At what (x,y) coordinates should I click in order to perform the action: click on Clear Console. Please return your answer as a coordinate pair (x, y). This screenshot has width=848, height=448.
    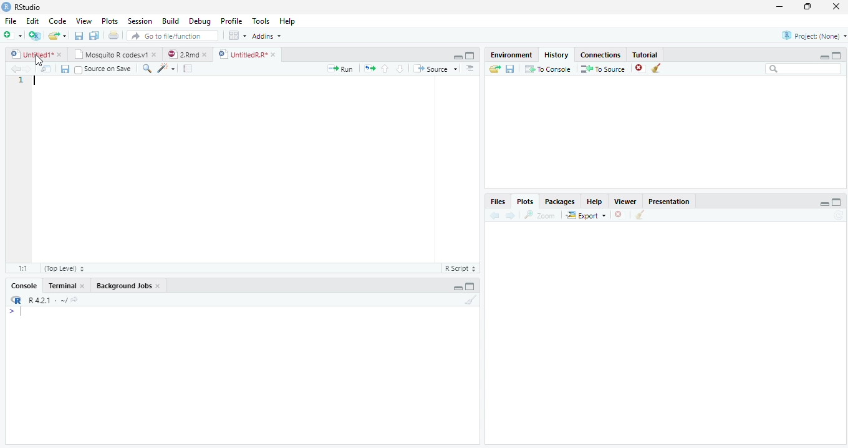
    Looking at the image, I should click on (656, 67).